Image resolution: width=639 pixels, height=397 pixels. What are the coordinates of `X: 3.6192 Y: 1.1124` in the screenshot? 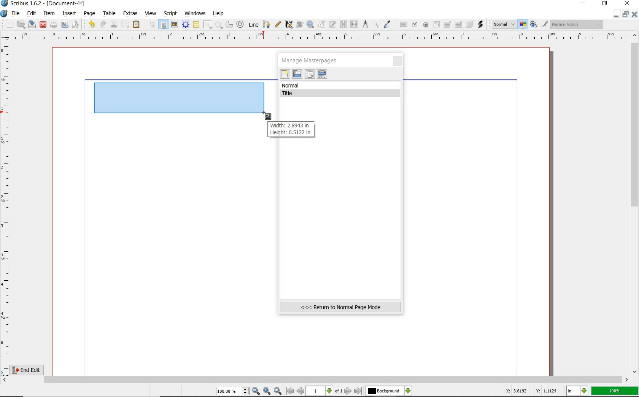 It's located at (531, 392).